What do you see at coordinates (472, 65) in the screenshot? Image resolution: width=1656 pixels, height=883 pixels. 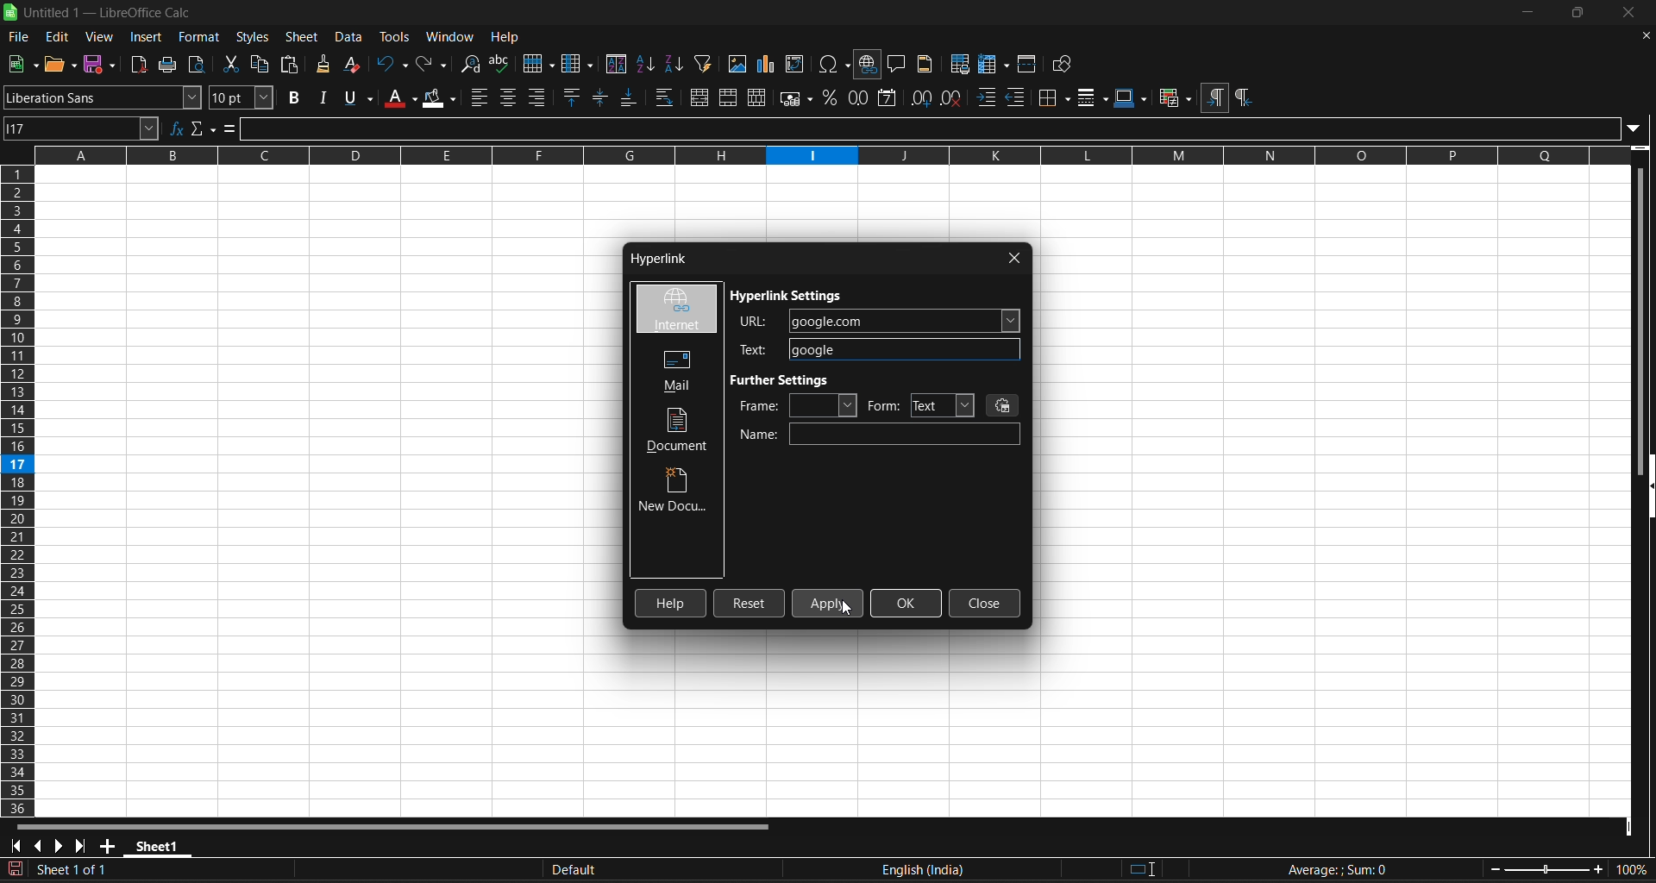 I see `find and replace` at bounding box center [472, 65].